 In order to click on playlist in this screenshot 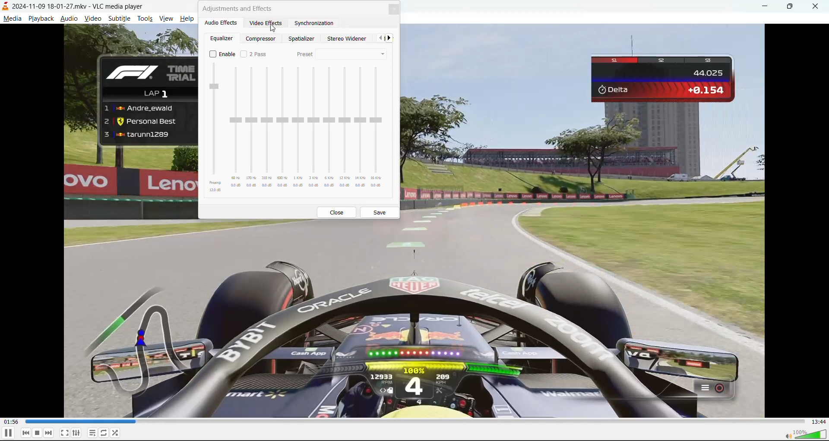, I will do `click(92, 433)`.